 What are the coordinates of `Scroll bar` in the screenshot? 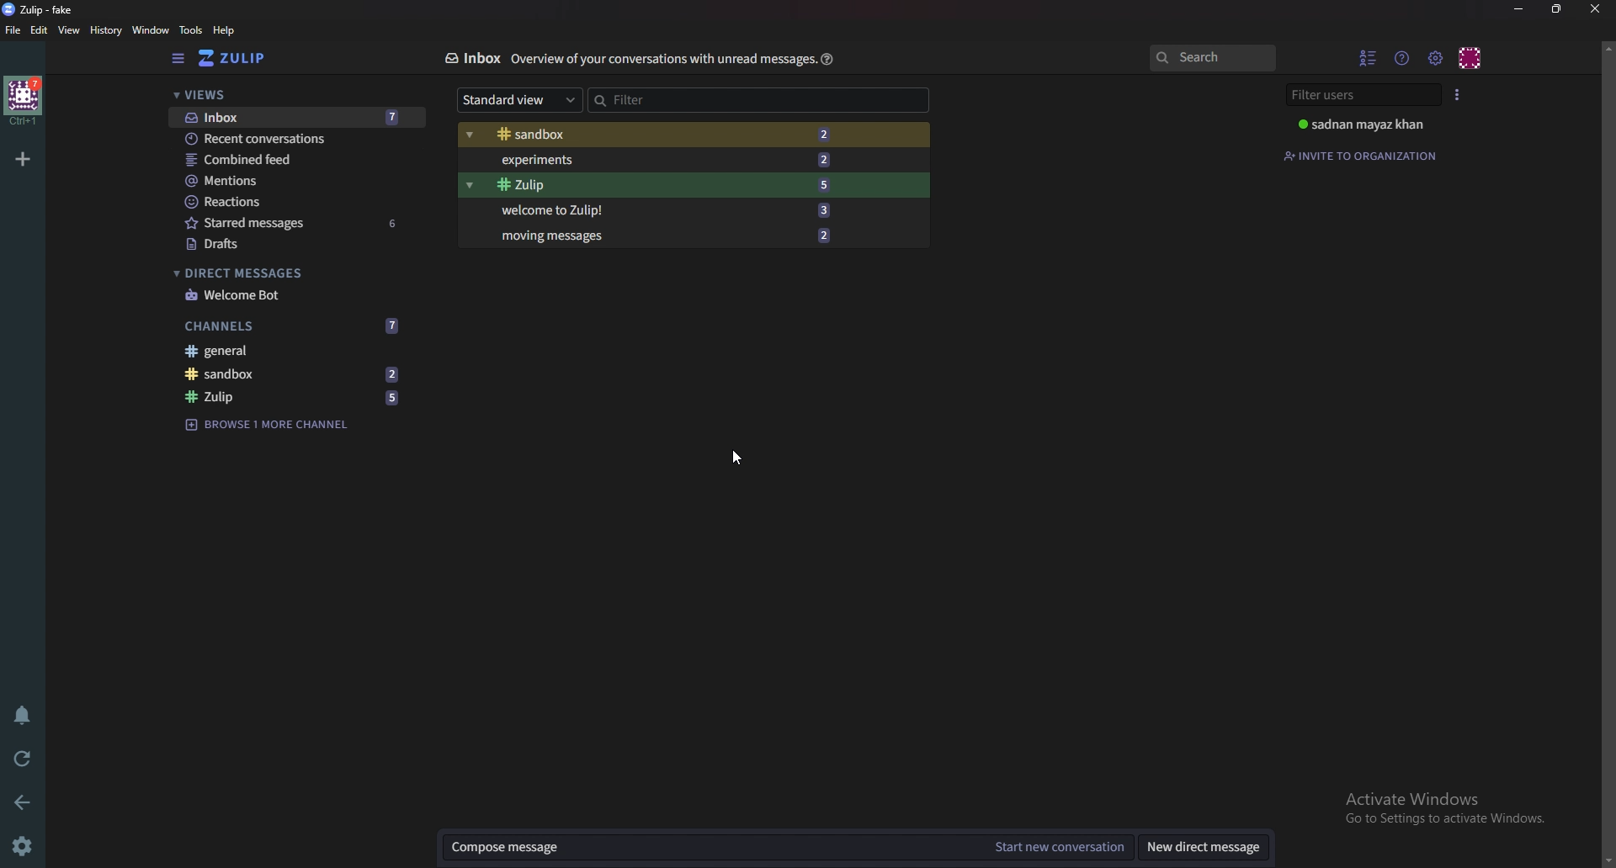 It's located at (1607, 453).